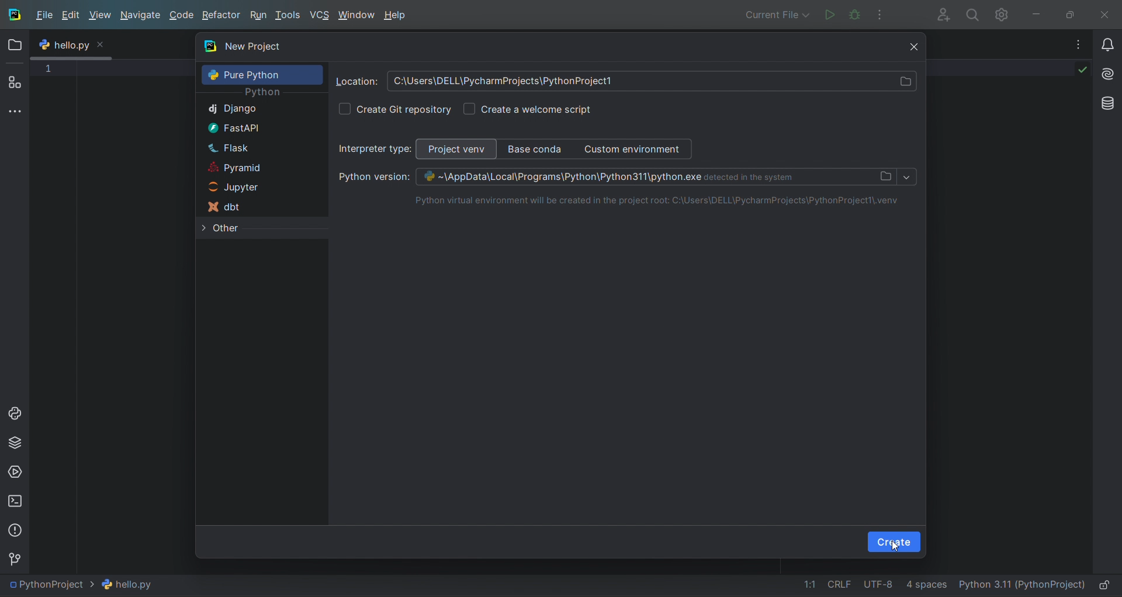  I want to click on pure python, so click(262, 74).